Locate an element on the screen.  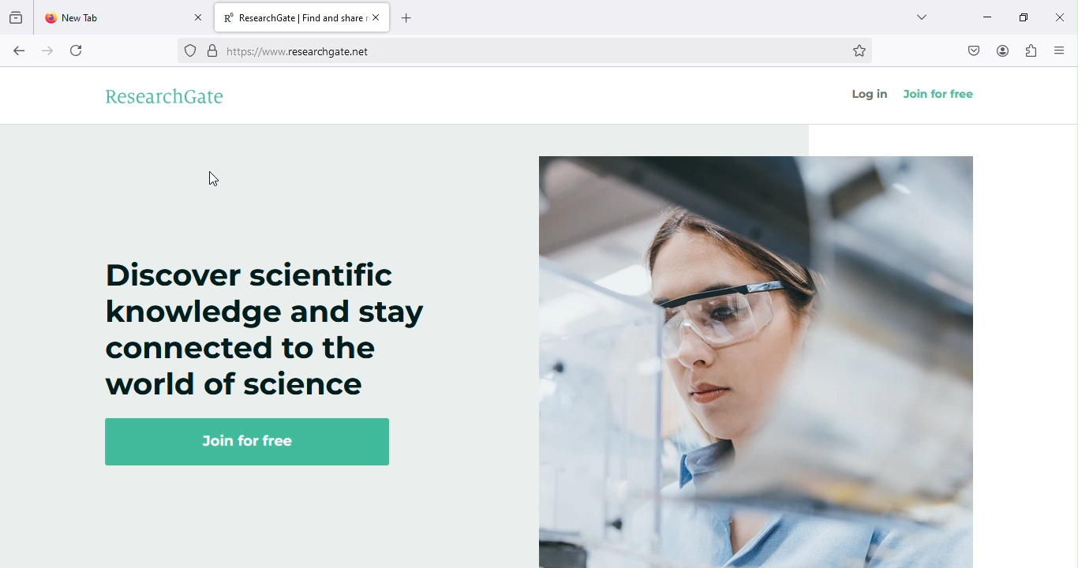
log in is located at coordinates (871, 93).